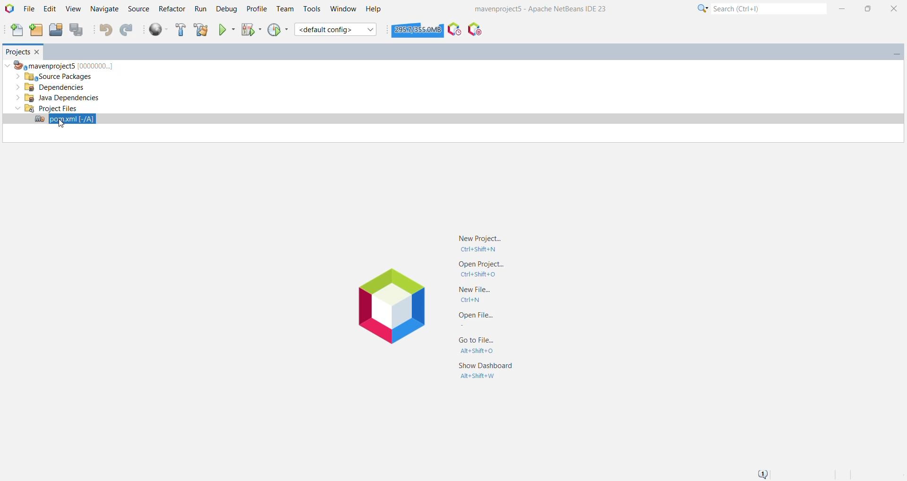  Describe the element at coordinates (171, 8) in the screenshot. I see `Refactor` at that location.